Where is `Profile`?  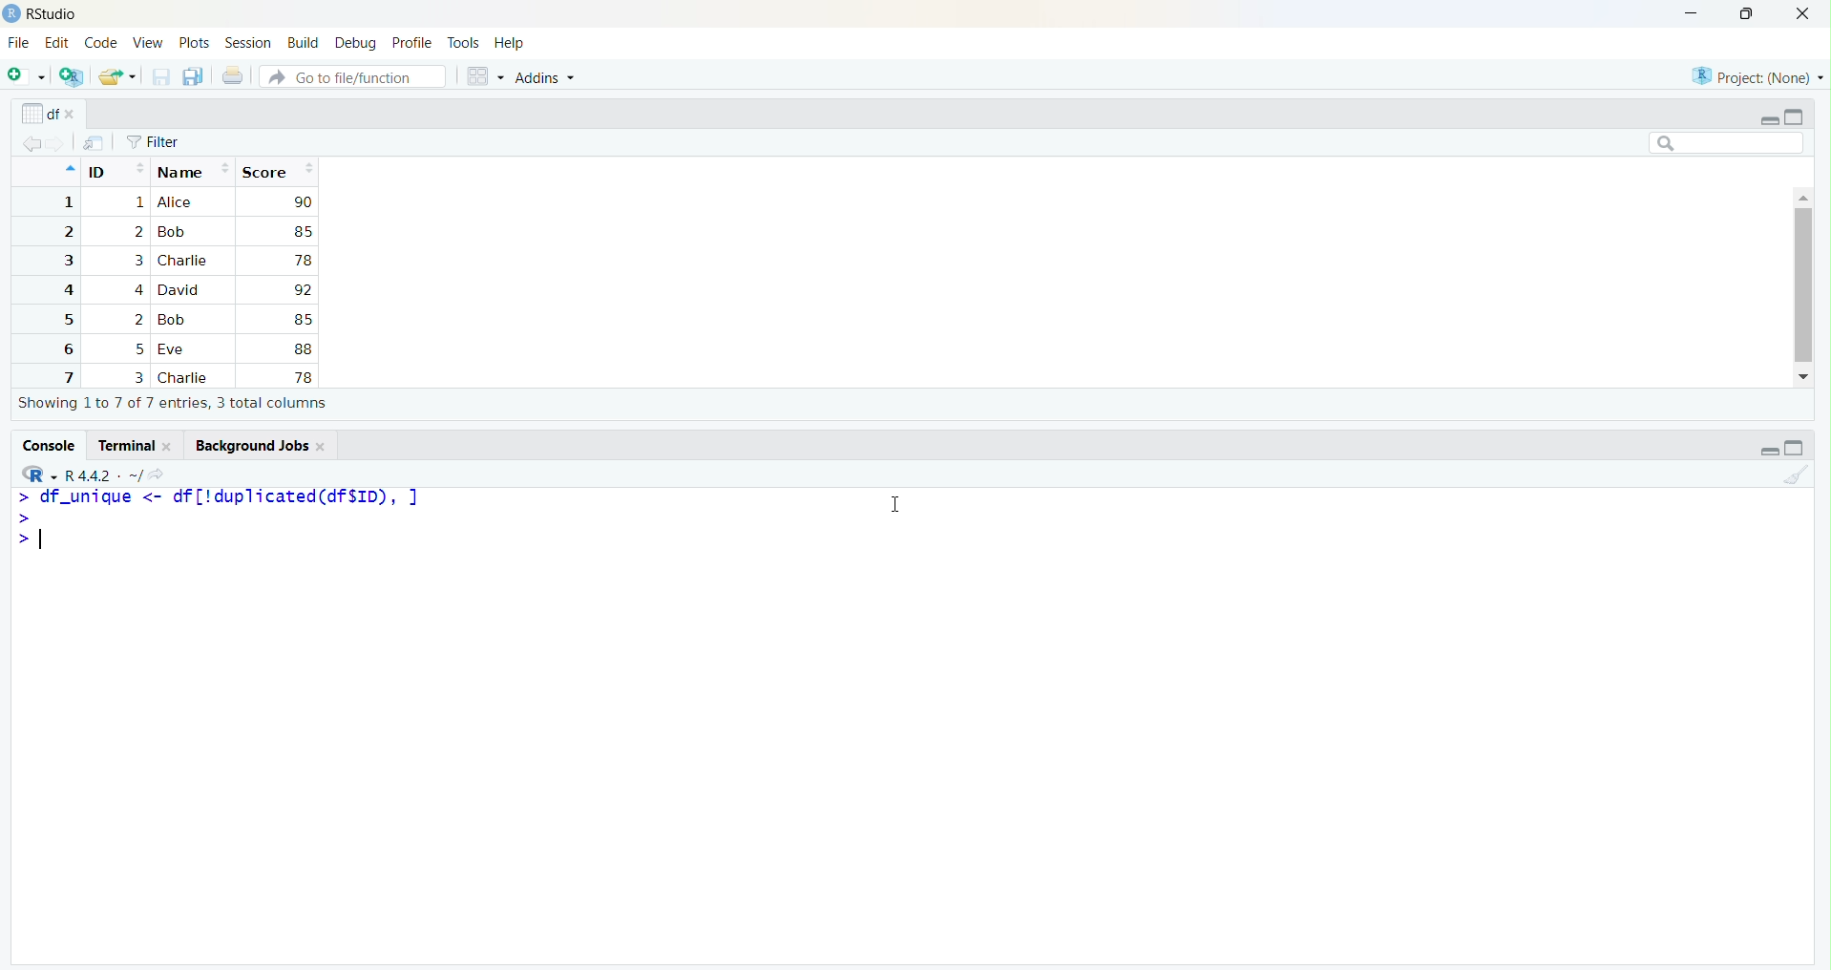
Profile is located at coordinates (412, 44).